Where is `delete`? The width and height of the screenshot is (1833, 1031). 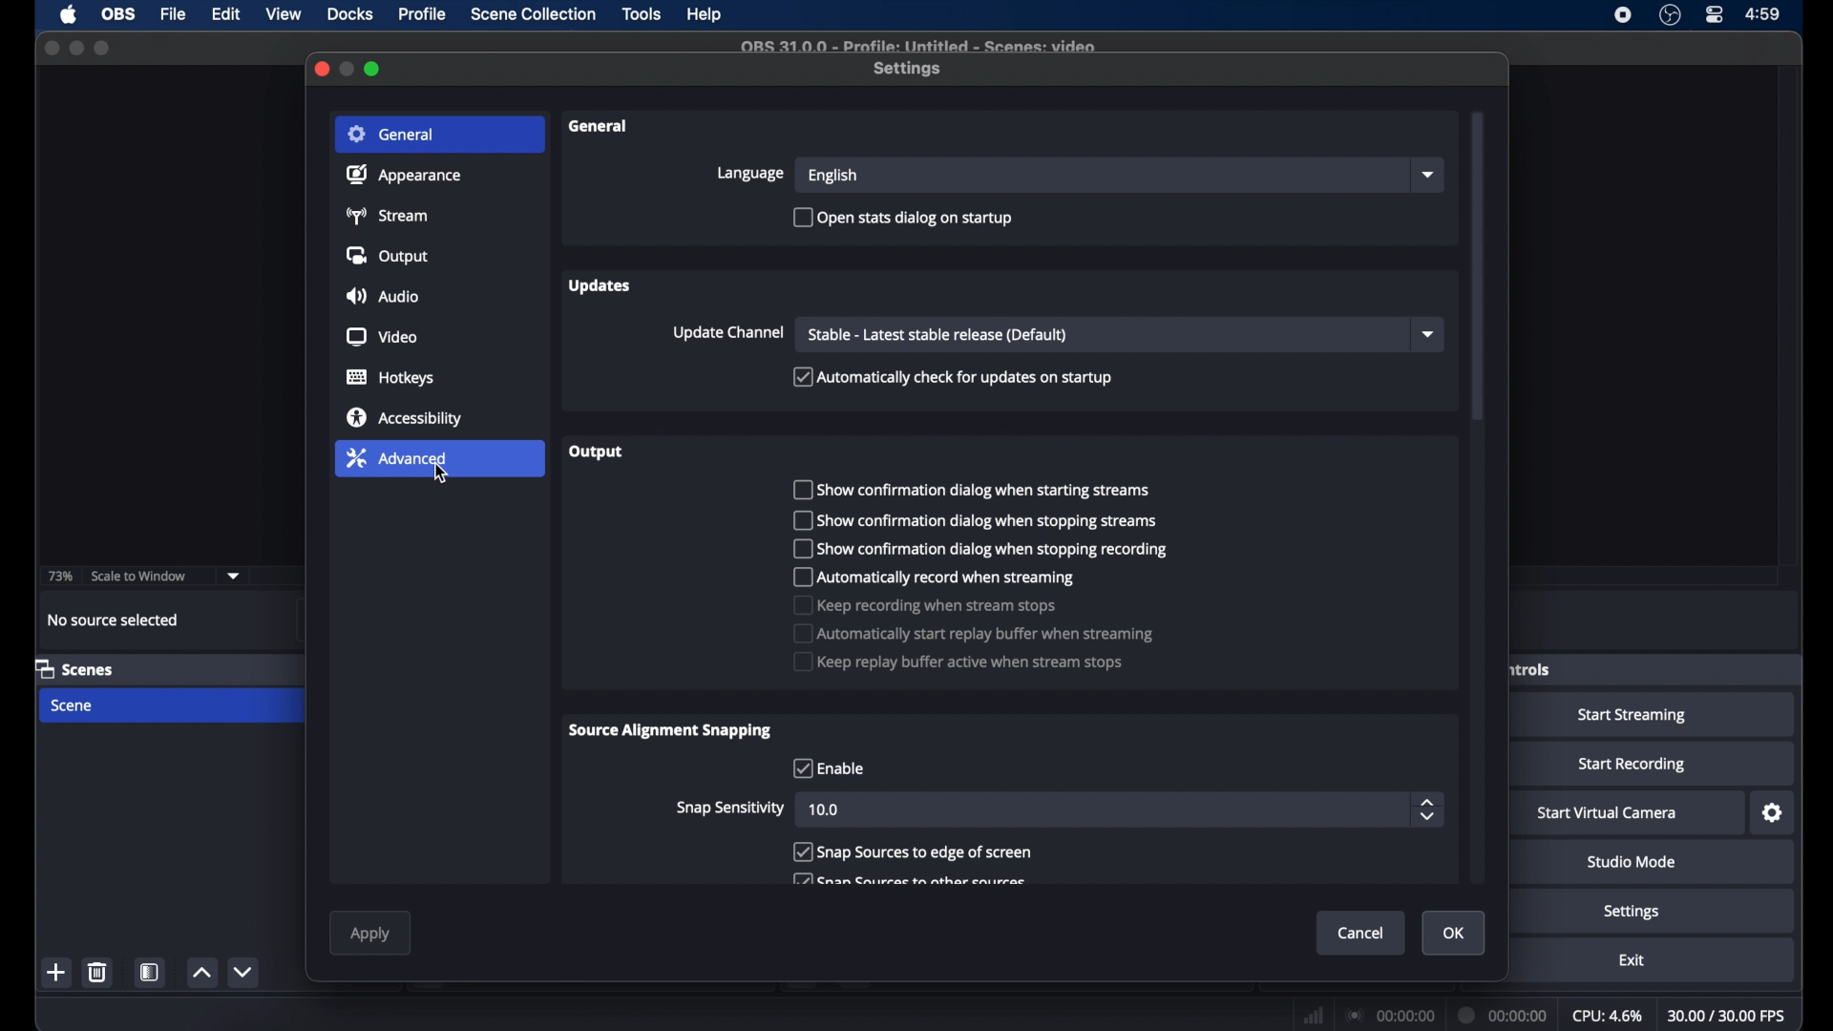 delete is located at coordinates (98, 972).